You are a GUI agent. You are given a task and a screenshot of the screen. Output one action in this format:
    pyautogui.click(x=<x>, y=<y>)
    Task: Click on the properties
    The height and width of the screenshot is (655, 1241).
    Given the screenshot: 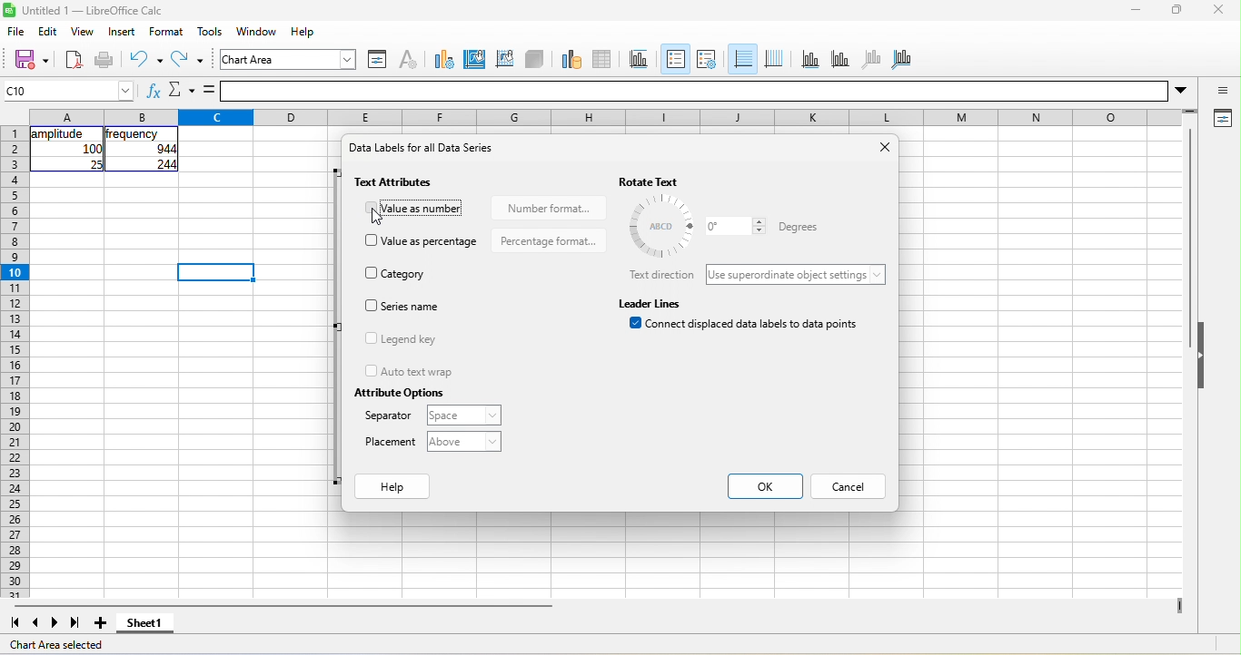 What is the action you would take?
    pyautogui.click(x=1221, y=120)
    